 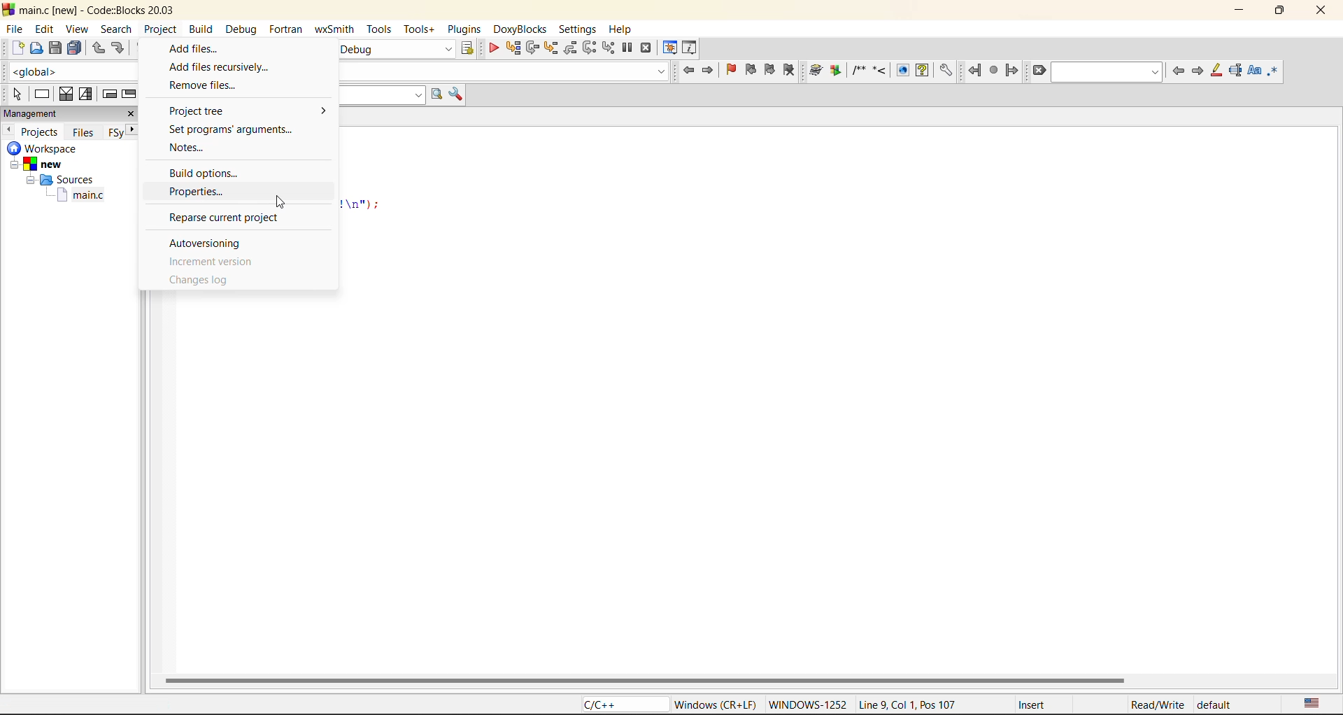 What do you see at coordinates (78, 29) in the screenshot?
I see `view` at bounding box center [78, 29].